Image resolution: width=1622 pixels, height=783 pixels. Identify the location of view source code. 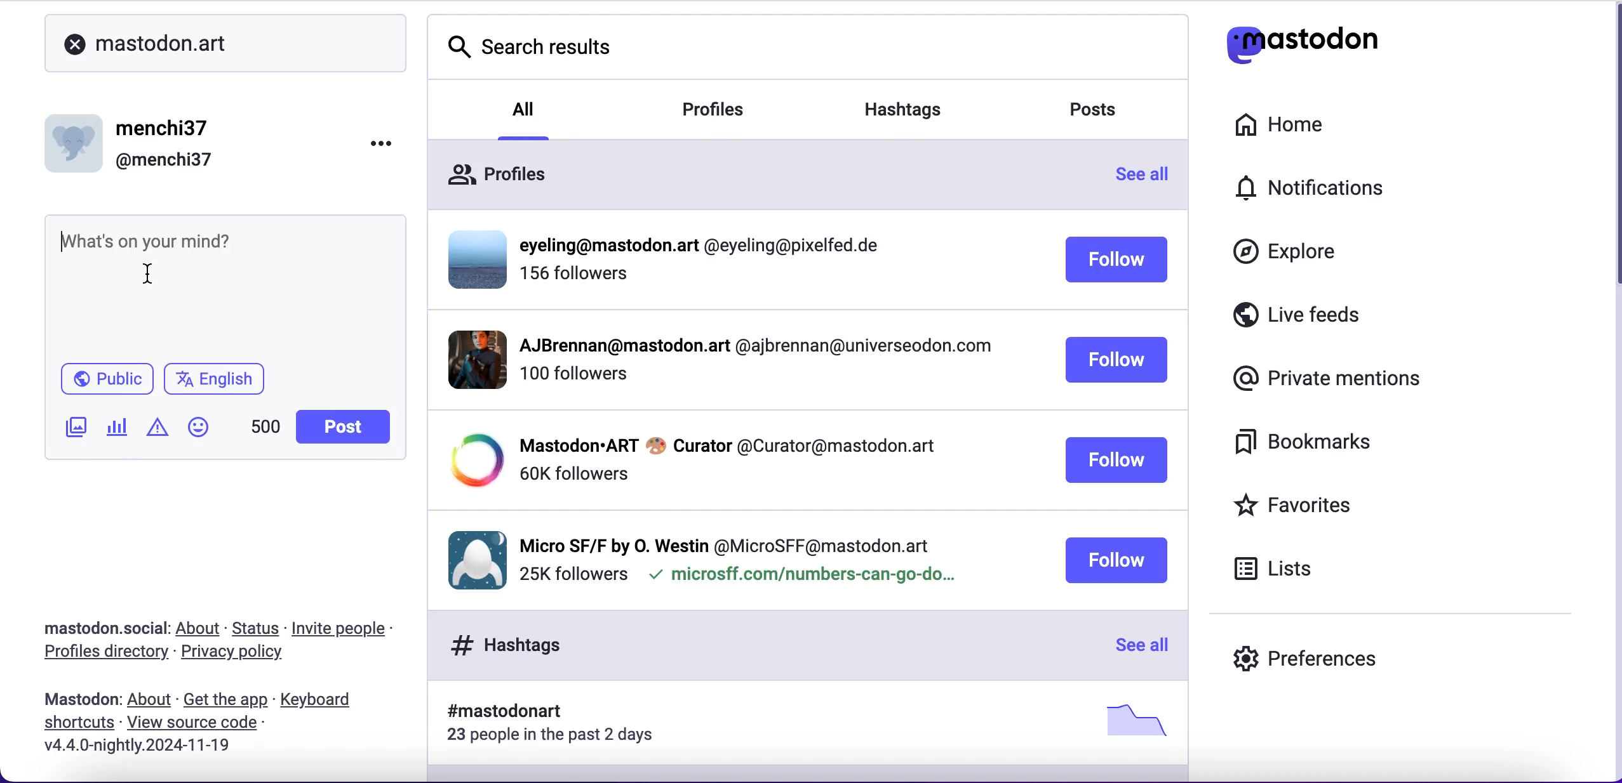
(204, 723).